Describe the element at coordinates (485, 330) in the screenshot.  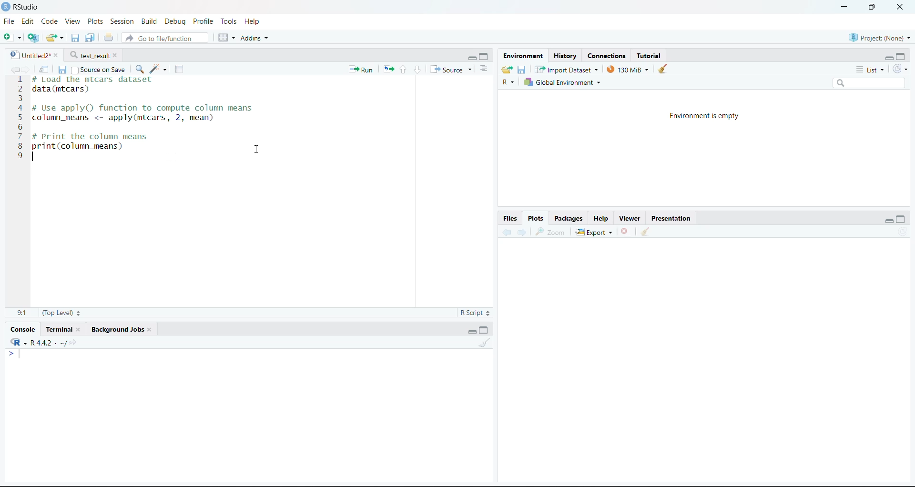
I see `Maximize` at that location.